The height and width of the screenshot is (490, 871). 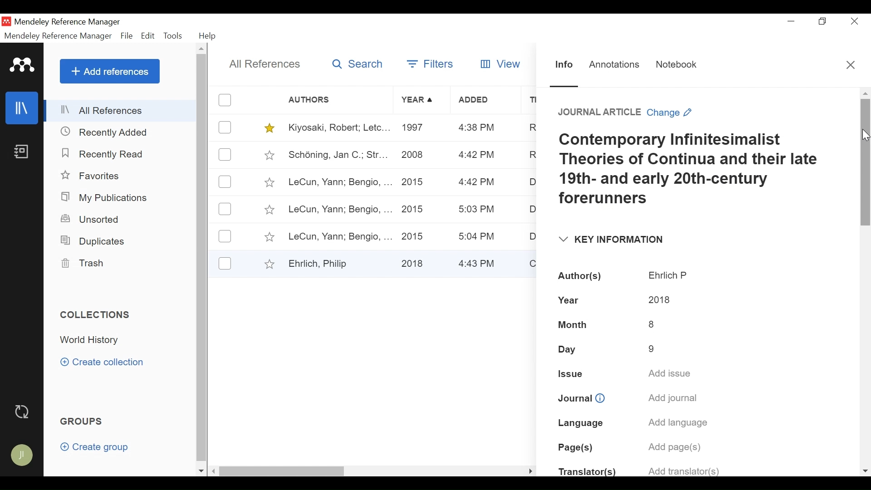 What do you see at coordinates (570, 374) in the screenshot?
I see `Issue` at bounding box center [570, 374].